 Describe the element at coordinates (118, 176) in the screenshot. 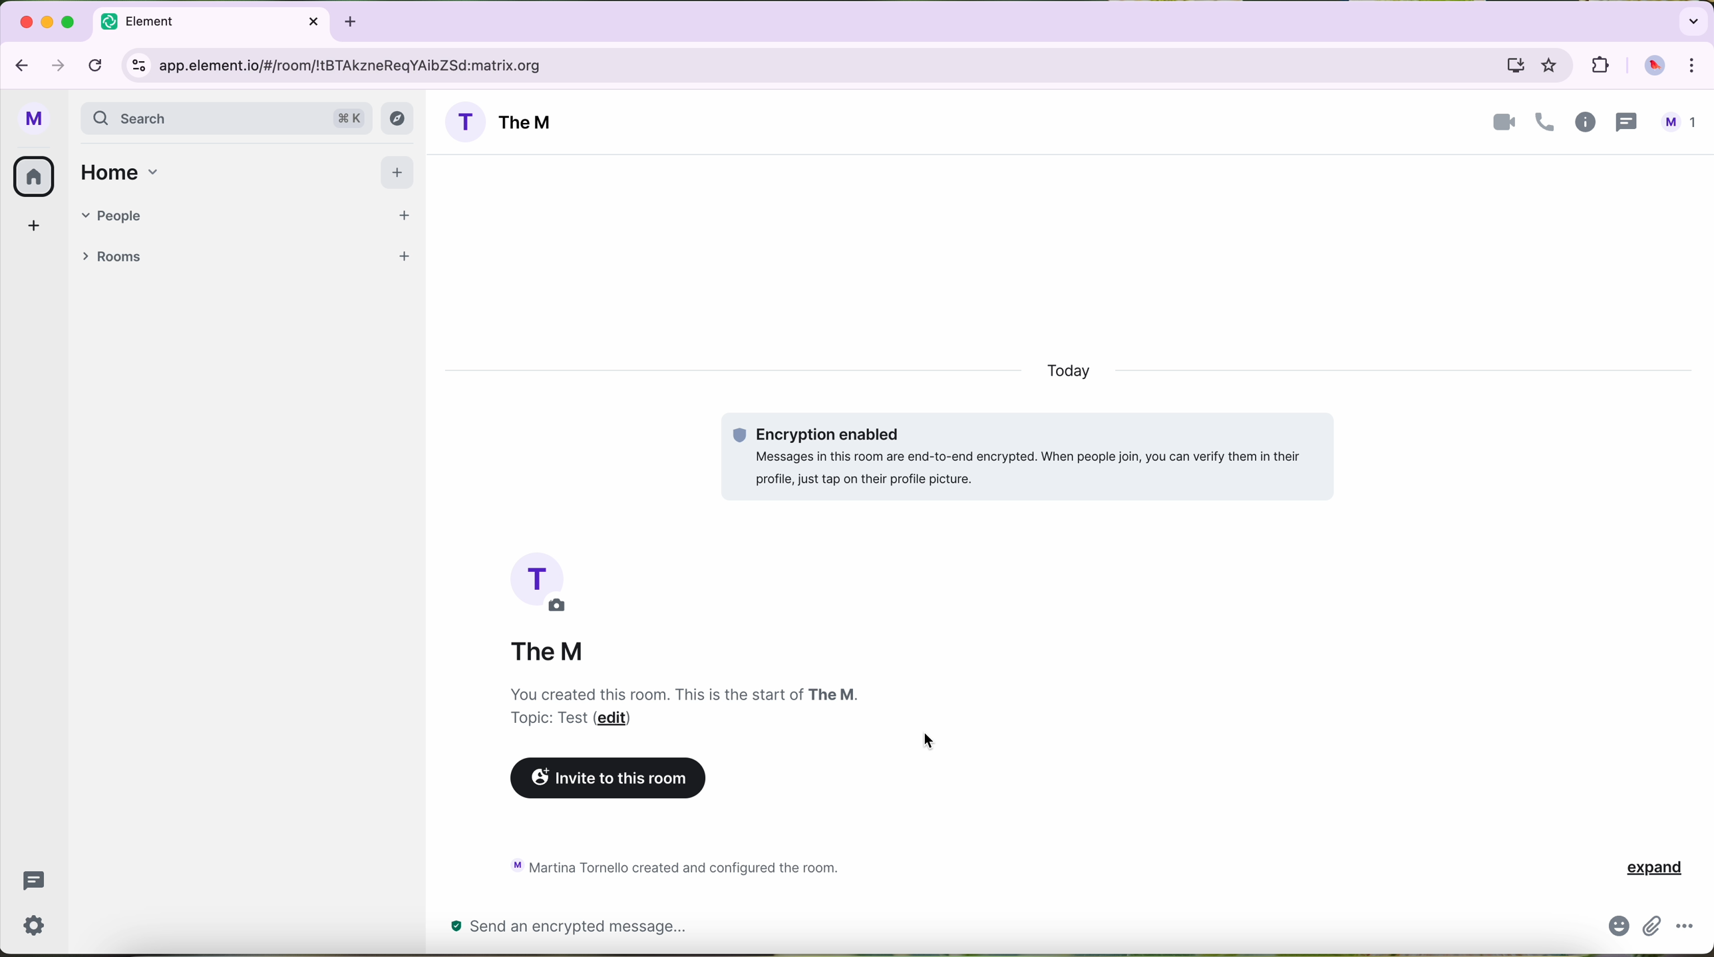

I see `home` at that location.